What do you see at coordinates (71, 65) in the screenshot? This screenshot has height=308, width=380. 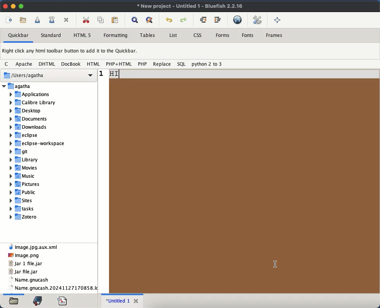 I see `docbook` at bounding box center [71, 65].